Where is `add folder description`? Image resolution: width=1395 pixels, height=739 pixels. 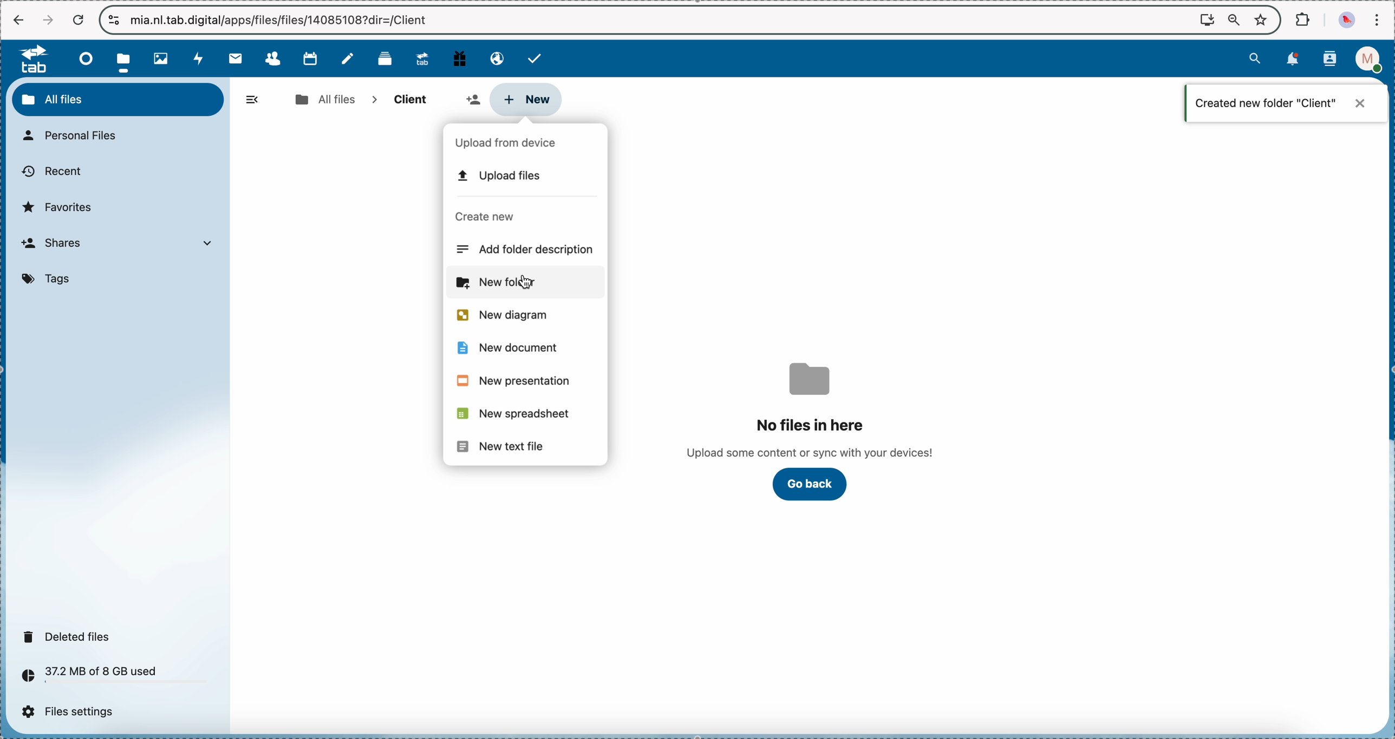
add folder description is located at coordinates (527, 250).